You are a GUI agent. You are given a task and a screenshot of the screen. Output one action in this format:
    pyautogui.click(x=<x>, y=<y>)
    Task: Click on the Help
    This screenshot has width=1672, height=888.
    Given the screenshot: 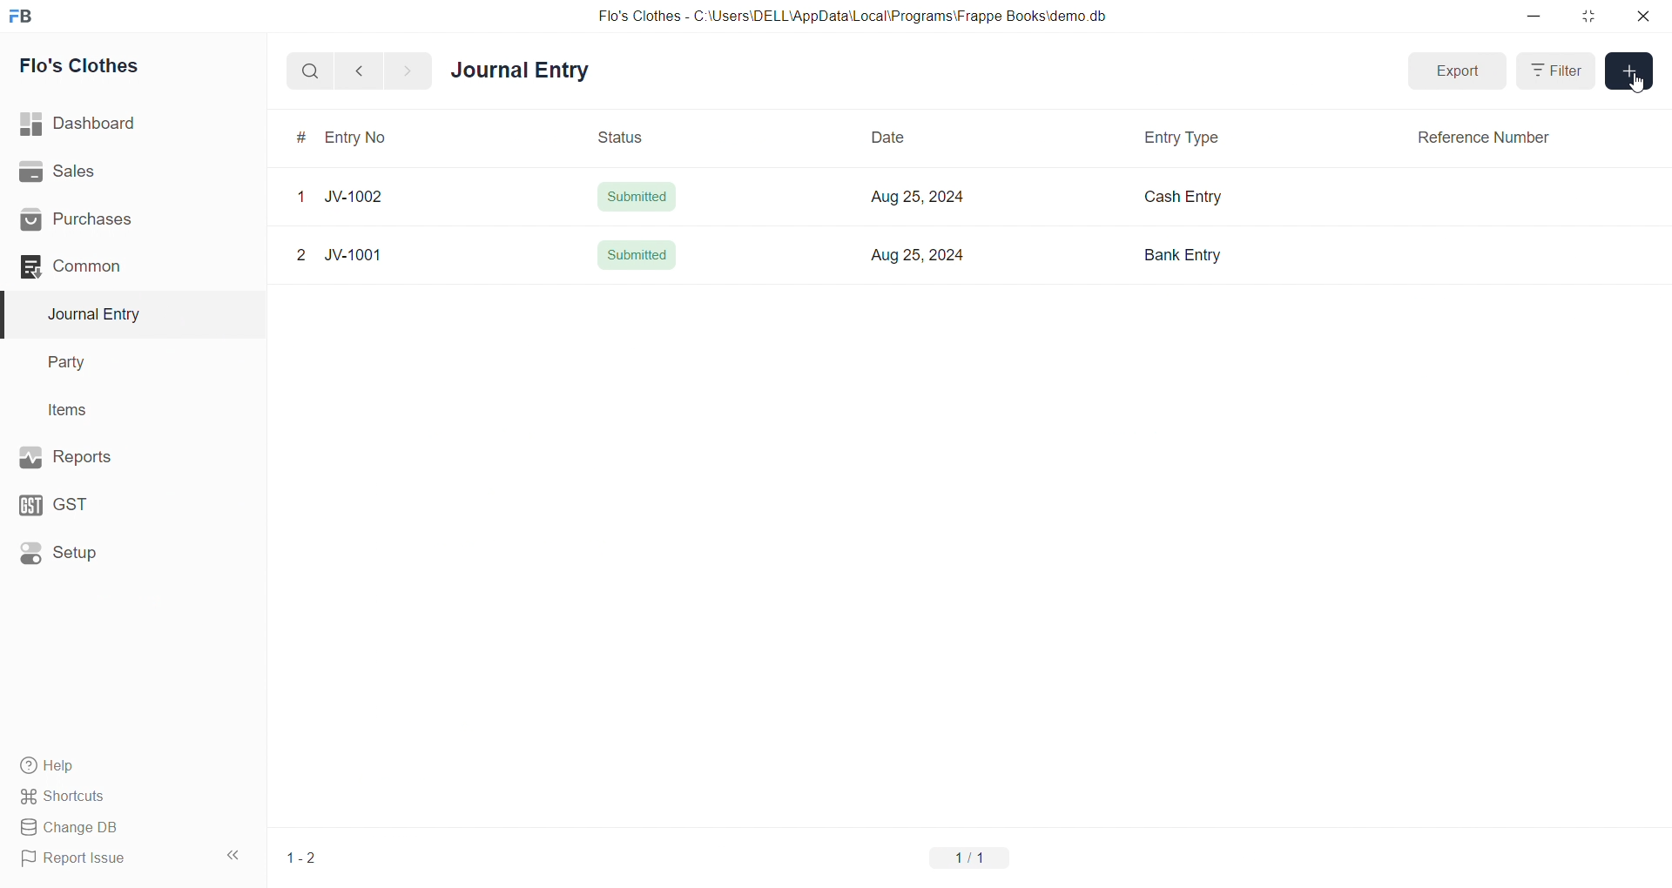 What is the action you would take?
    pyautogui.click(x=126, y=764)
    